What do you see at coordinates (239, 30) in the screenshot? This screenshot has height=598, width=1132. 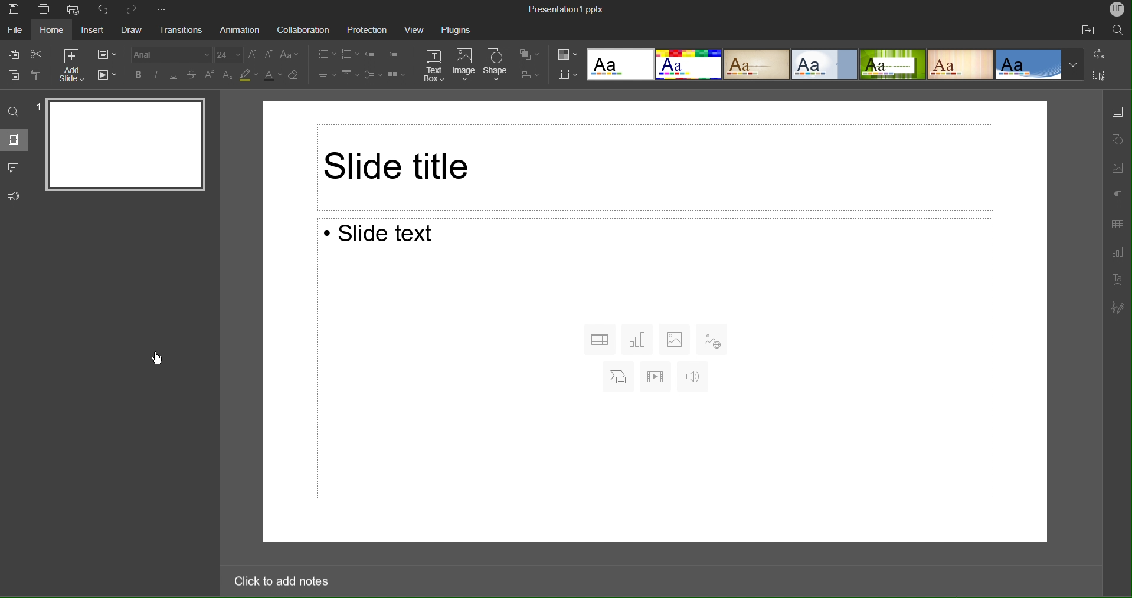 I see `Animation` at bounding box center [239, 30].